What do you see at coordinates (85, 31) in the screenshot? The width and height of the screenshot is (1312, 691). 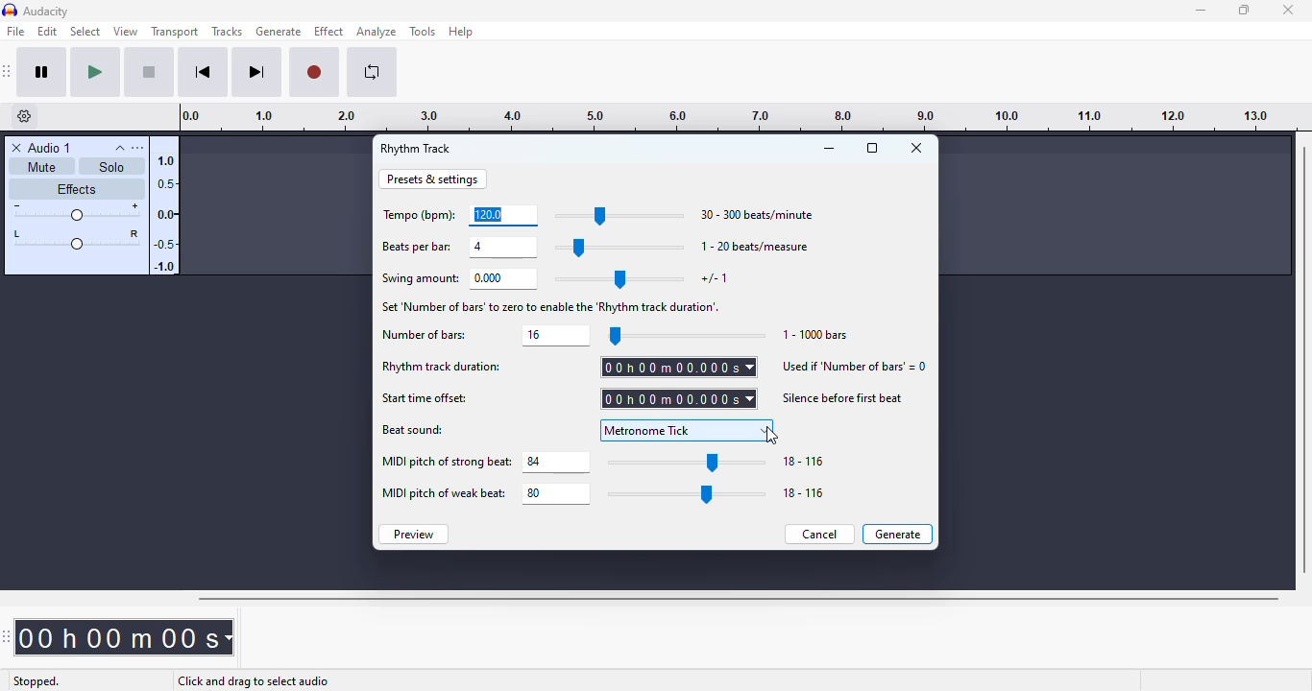 I see `select` at bounding box center [85, 31].